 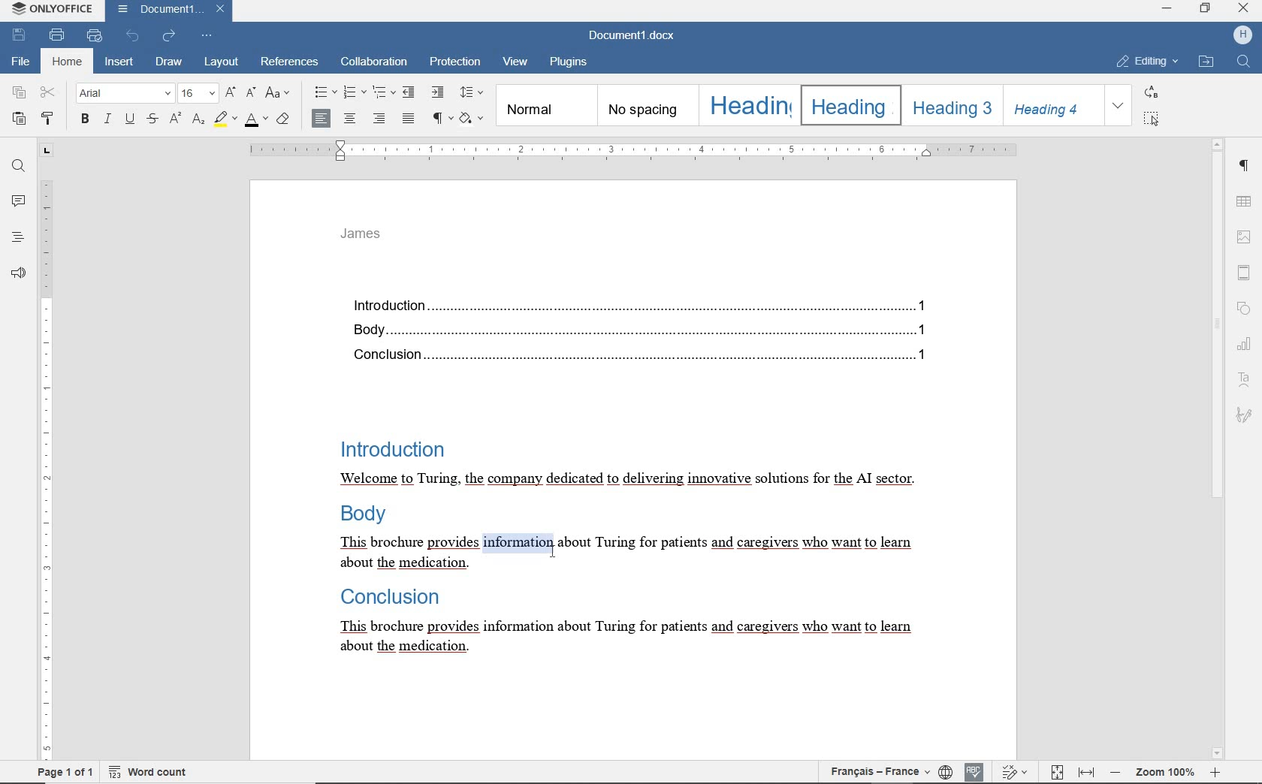 I want to click on CUT, so click(x=49, y=93).